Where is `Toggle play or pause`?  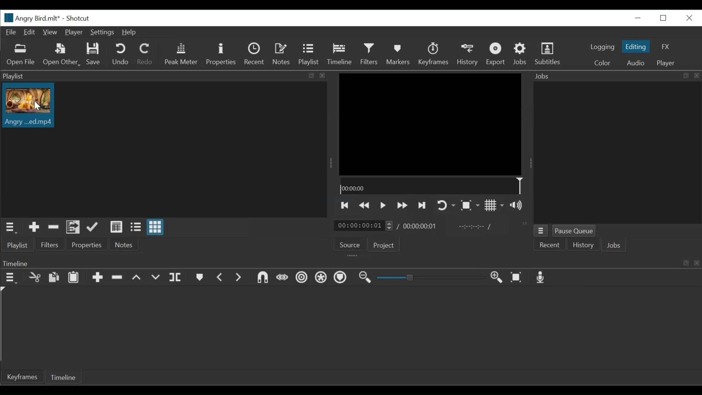
Toggle play or pause is located at coordinates (383, 205).